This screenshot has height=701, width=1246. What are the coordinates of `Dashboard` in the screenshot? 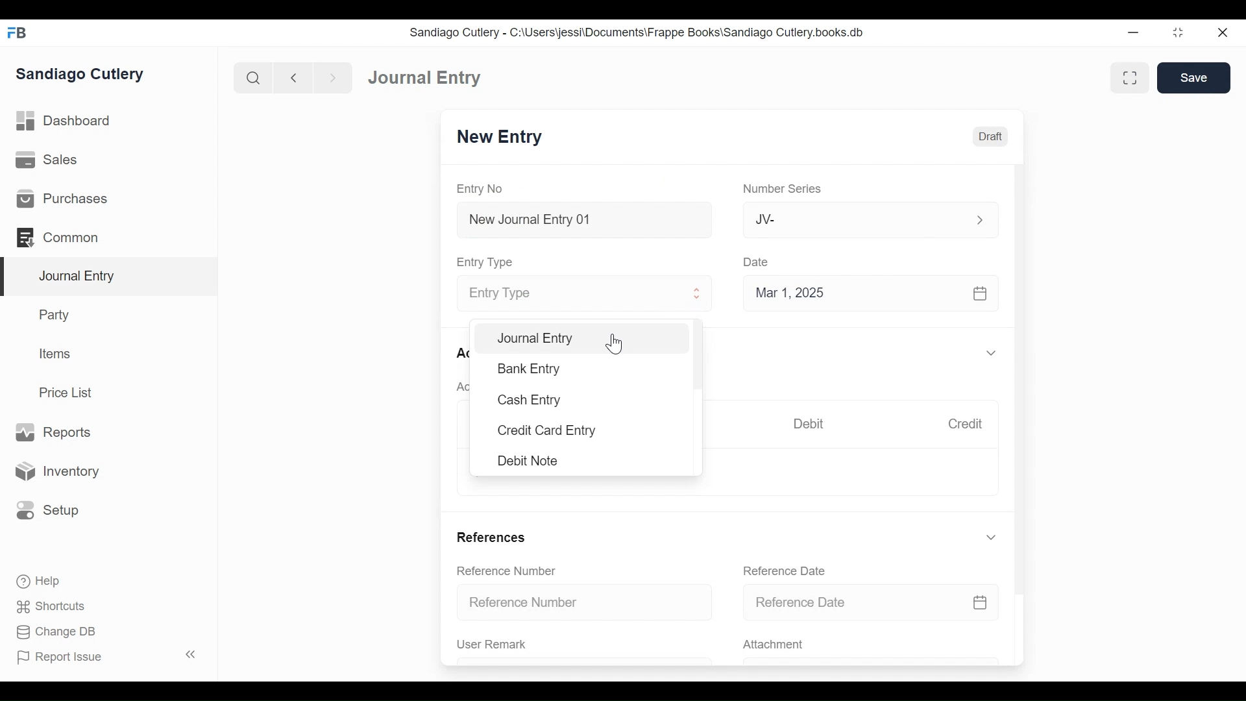 It's located at (420, 76).